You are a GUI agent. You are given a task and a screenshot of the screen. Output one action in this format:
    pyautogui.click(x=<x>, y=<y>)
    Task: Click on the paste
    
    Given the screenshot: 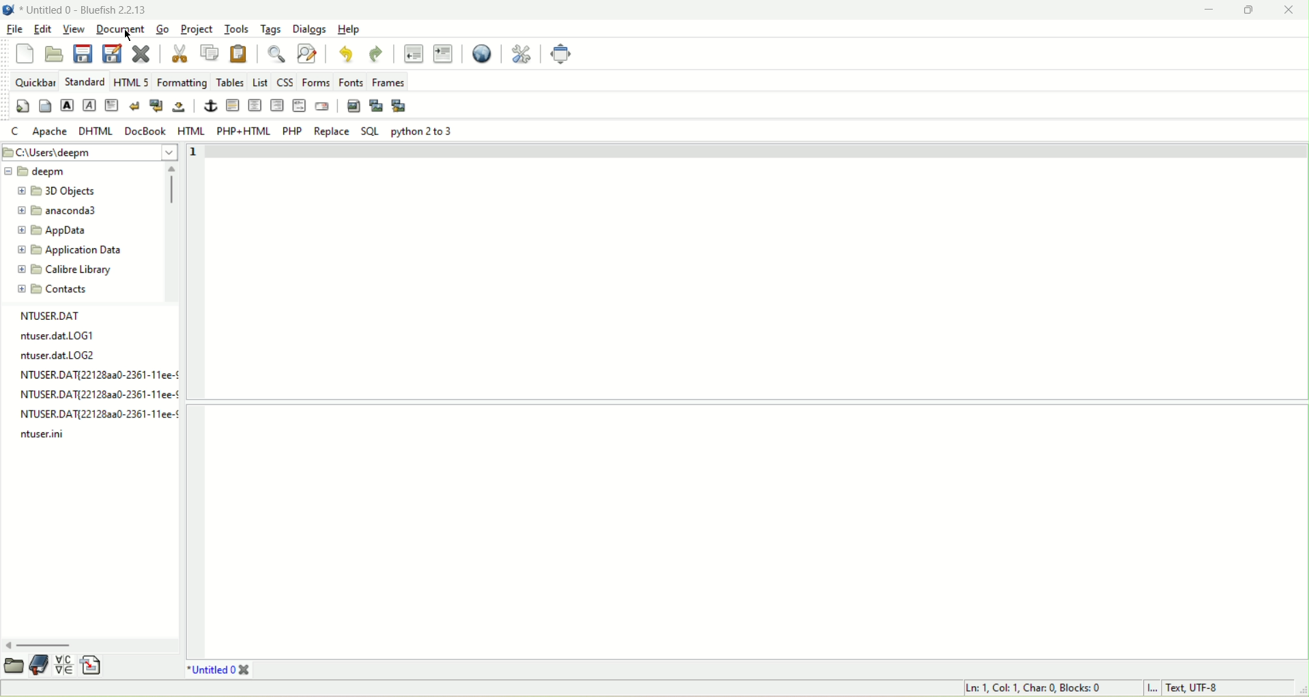 What is the action you would take?
    pyautogui.click(x=240, y=54)
    